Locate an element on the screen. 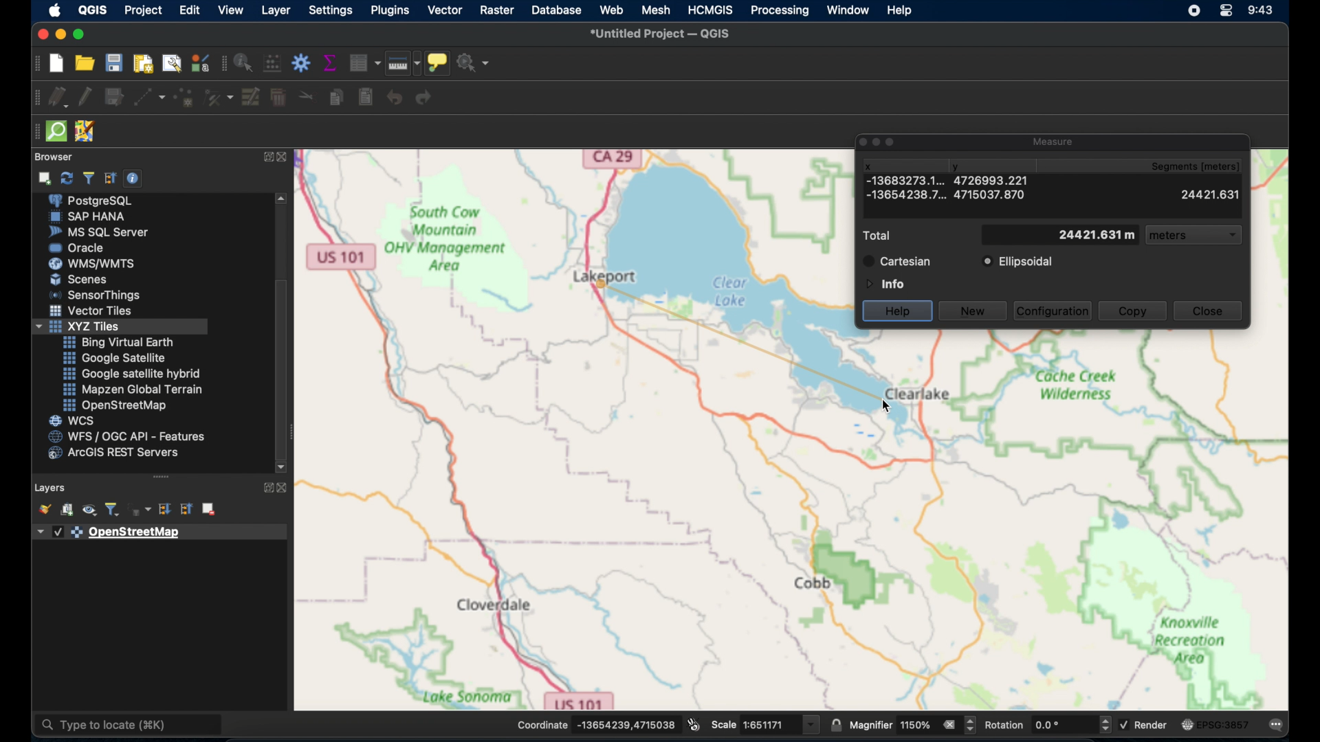 The height and width of the screenshot is (742, 1320). wms/wmts is located at coordinates (93, 263).